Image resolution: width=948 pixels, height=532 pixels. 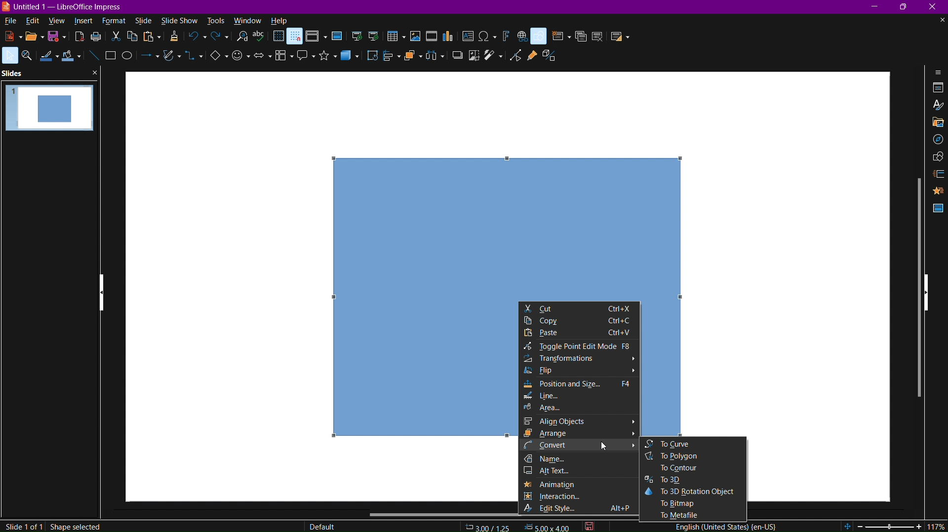 I want to click on insert, so click(x=85, y=21).